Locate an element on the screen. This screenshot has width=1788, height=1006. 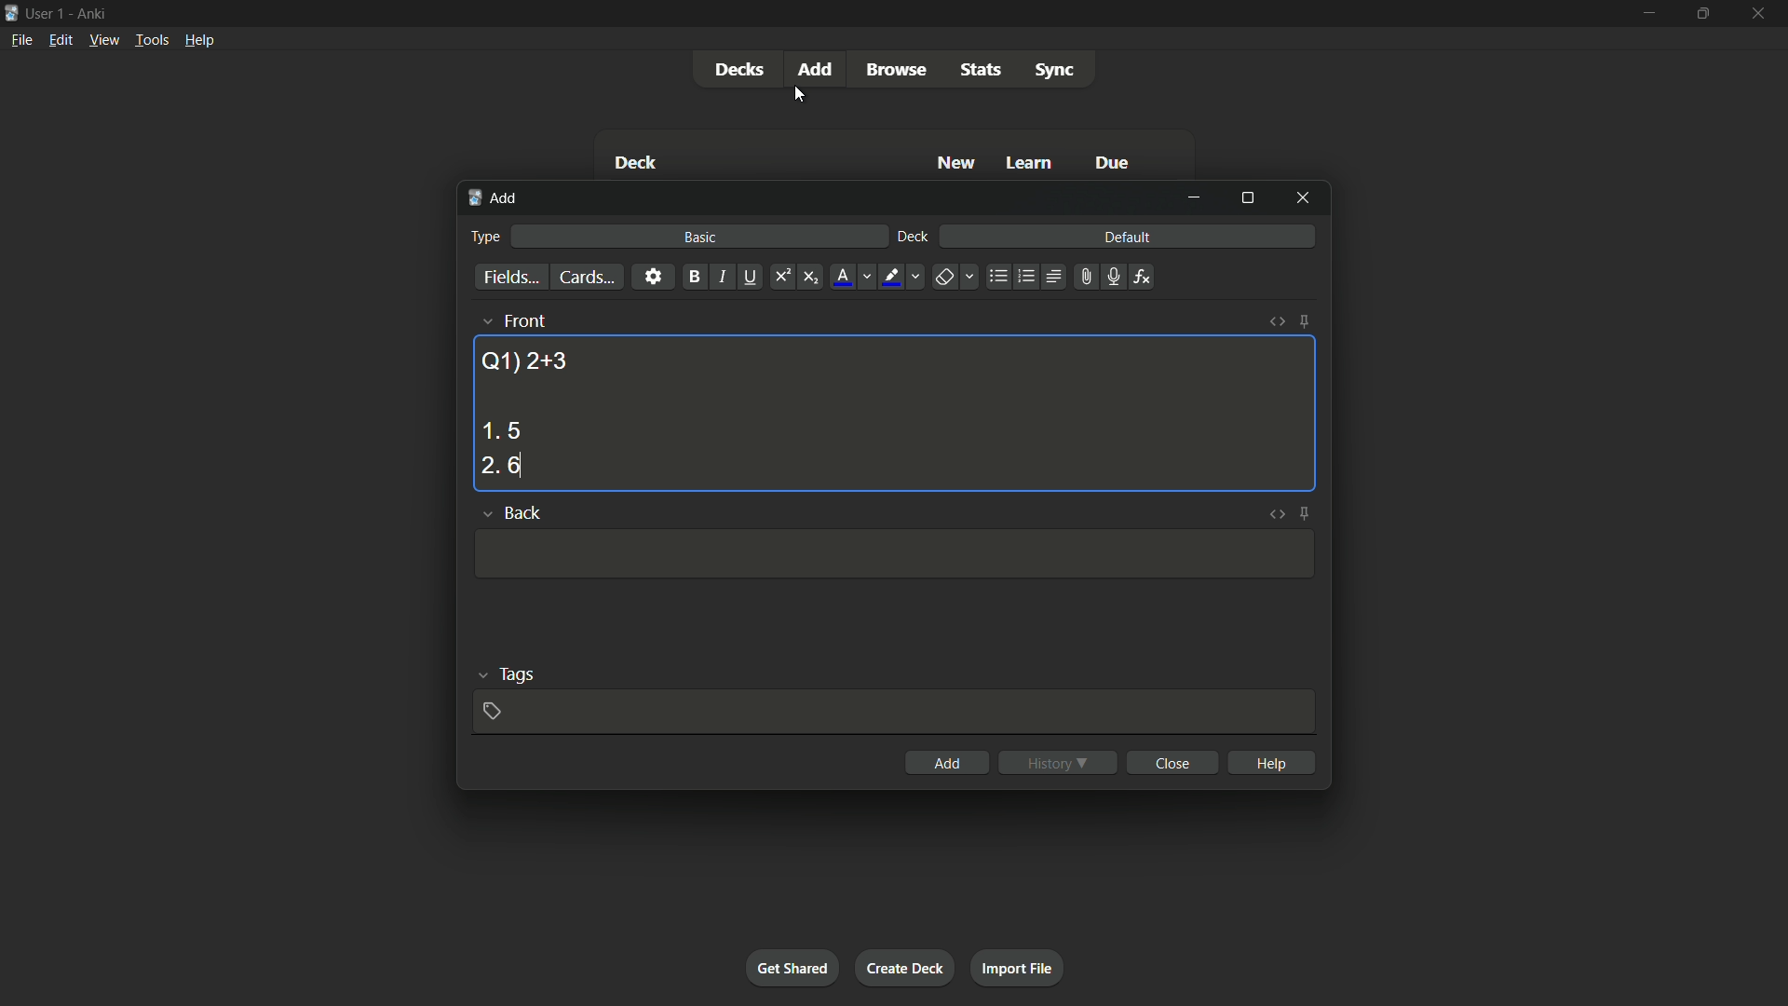
equations is located at coordinates (1142, 277).